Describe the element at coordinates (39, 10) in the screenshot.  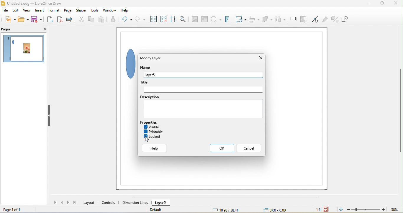
I see `insert` at that location.